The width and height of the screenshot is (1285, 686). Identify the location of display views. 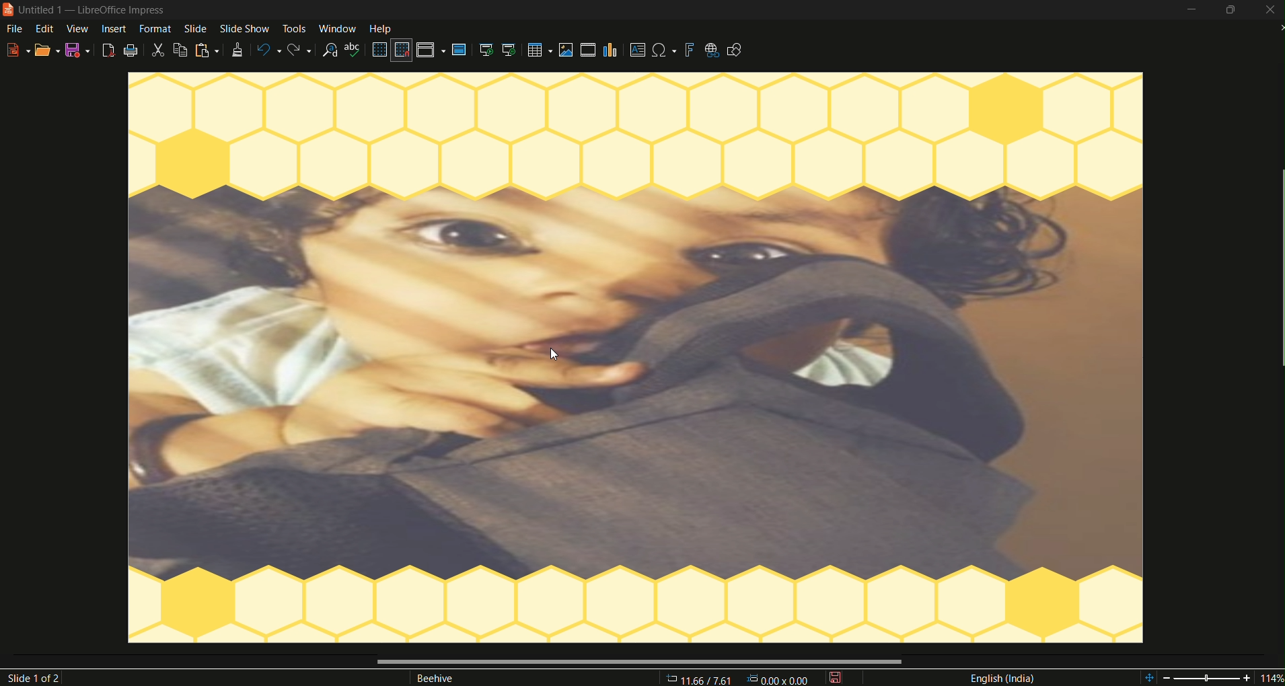
(432, 50).